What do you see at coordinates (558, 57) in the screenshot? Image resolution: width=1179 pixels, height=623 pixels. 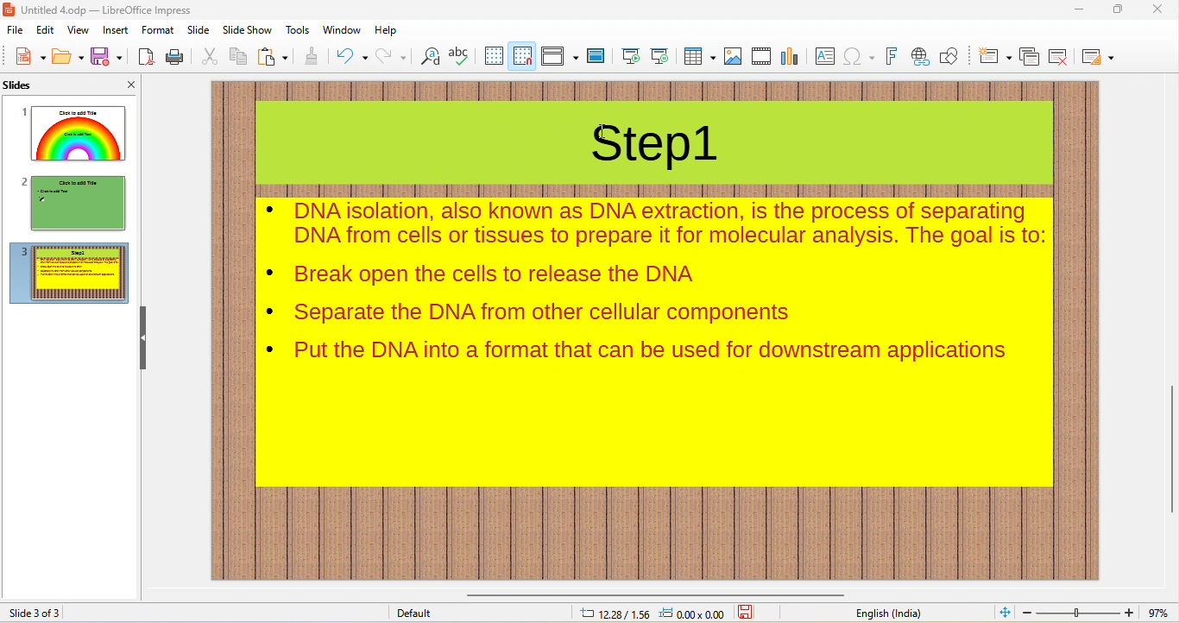 I see `display views` at bounding box center [558, 57].